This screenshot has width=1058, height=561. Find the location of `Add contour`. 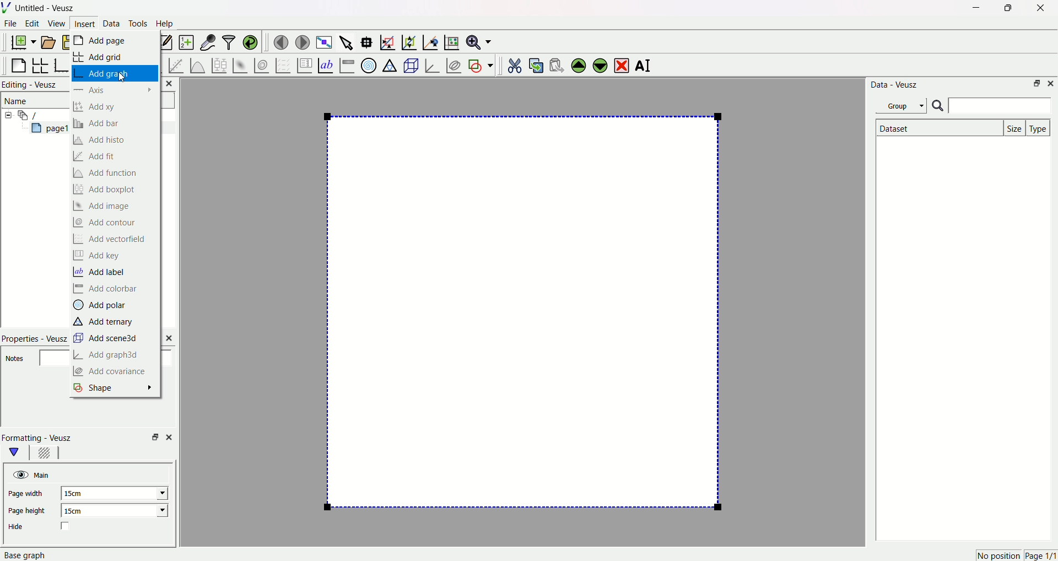

Add contour is located at coordinates (106, 223).